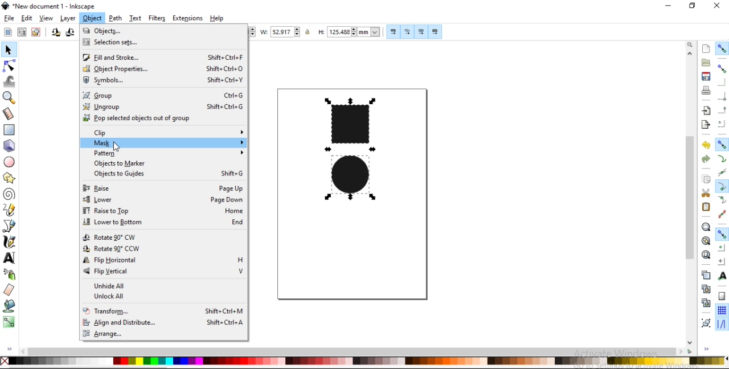 This screenshot has height=369, width=729. I want to click on symbols, so click(162, 81).